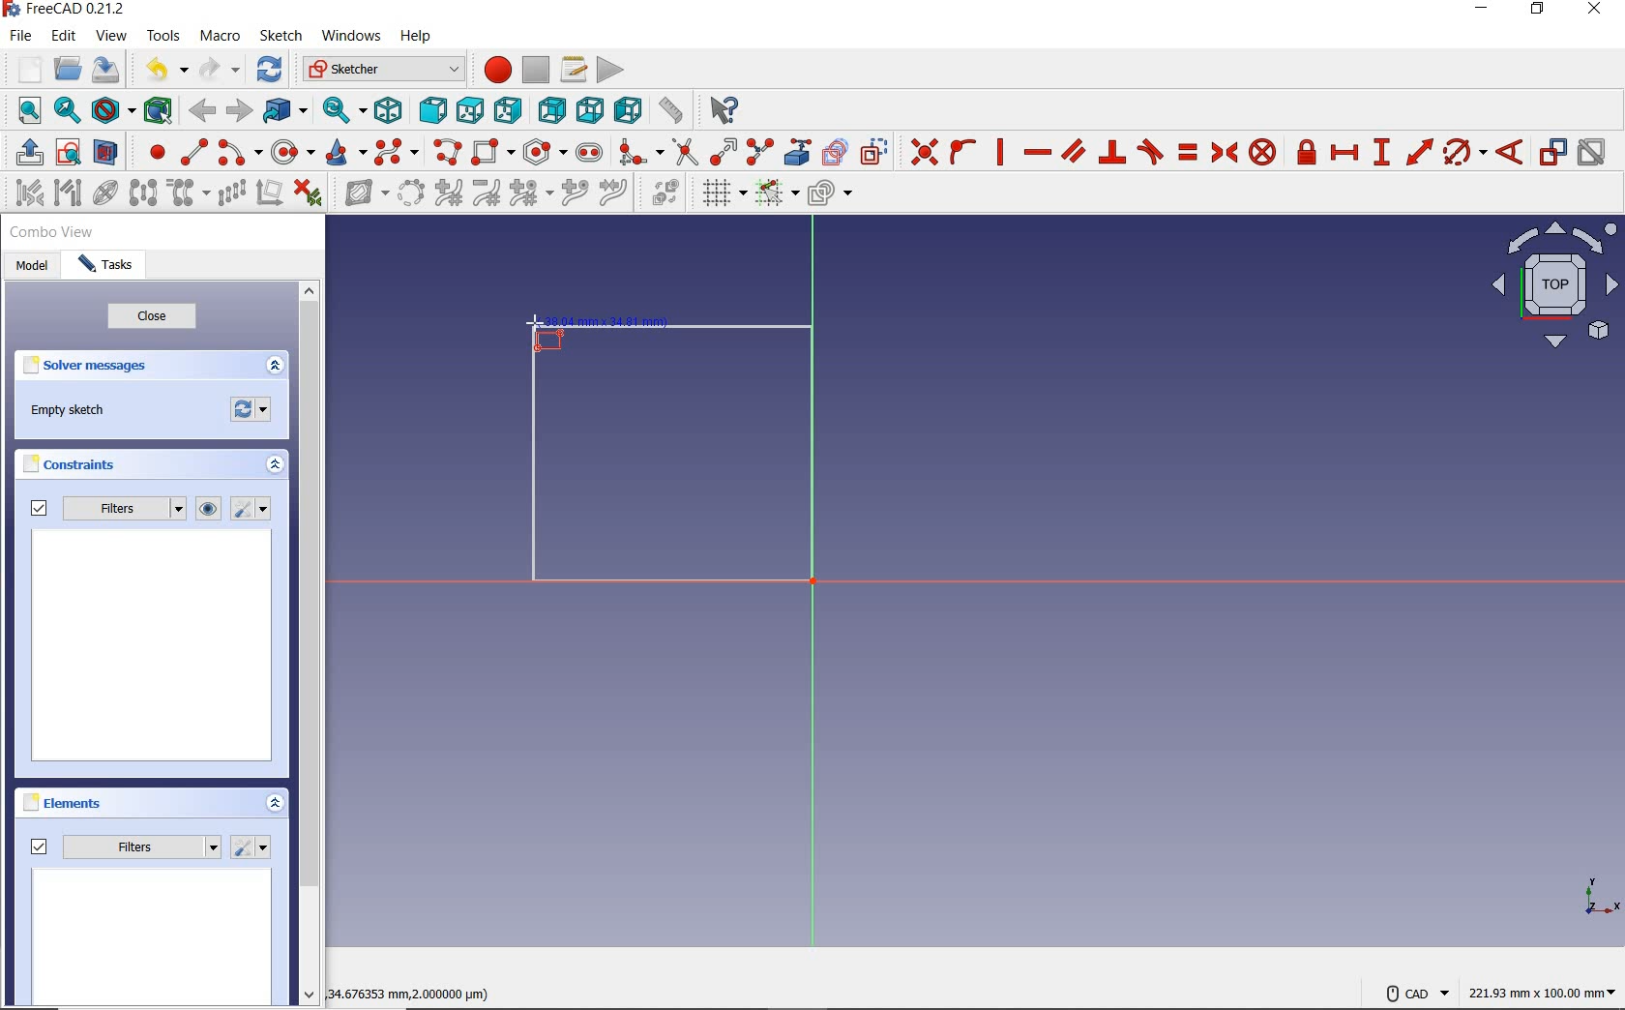 This screenshot has width=1625, height=1010. Describe the element at coordinates (873, 150) in the screenshot. I see `toggle construction geometry` at that location.